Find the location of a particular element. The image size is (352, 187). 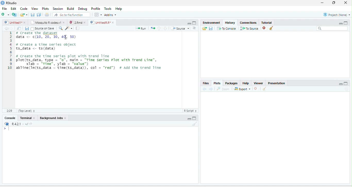

View is located at coordinates (34, 8).